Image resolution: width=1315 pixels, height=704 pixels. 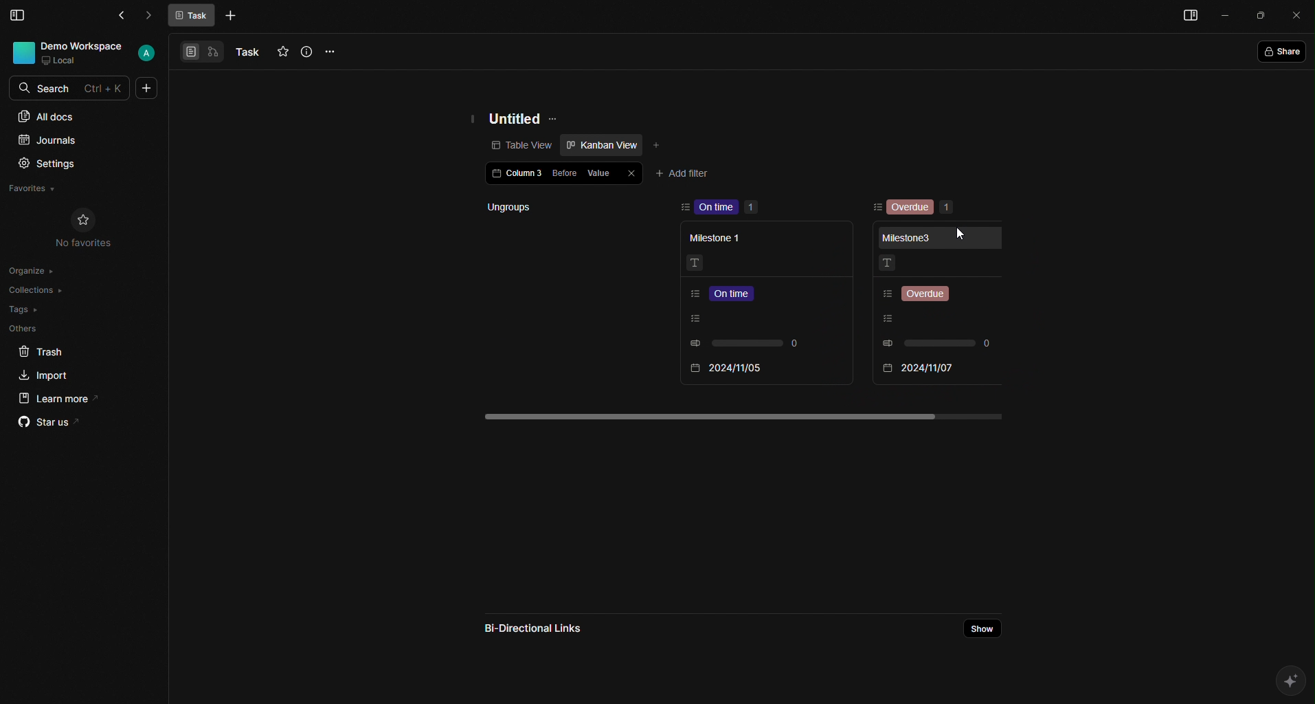 I want to click on Learn more, so click(x=64, y=398).